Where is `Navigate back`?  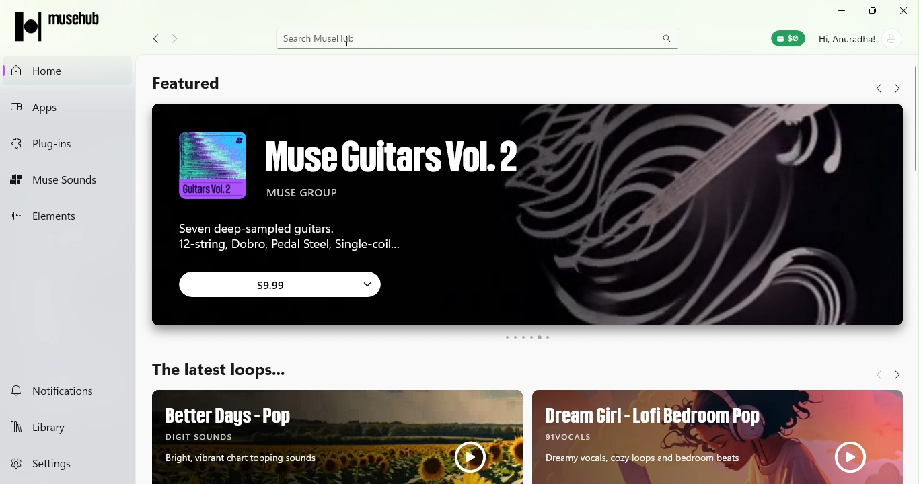 Navigate back is located at coordinates (876, 89).